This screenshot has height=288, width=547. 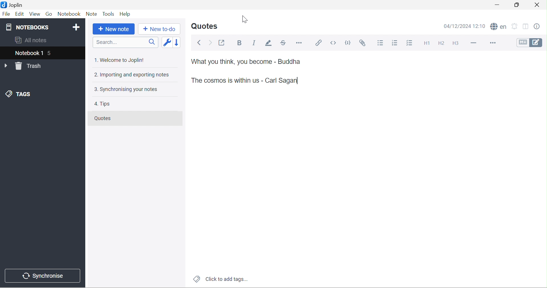 I want to click on Reverse sort order, so click(x=178, y=41).